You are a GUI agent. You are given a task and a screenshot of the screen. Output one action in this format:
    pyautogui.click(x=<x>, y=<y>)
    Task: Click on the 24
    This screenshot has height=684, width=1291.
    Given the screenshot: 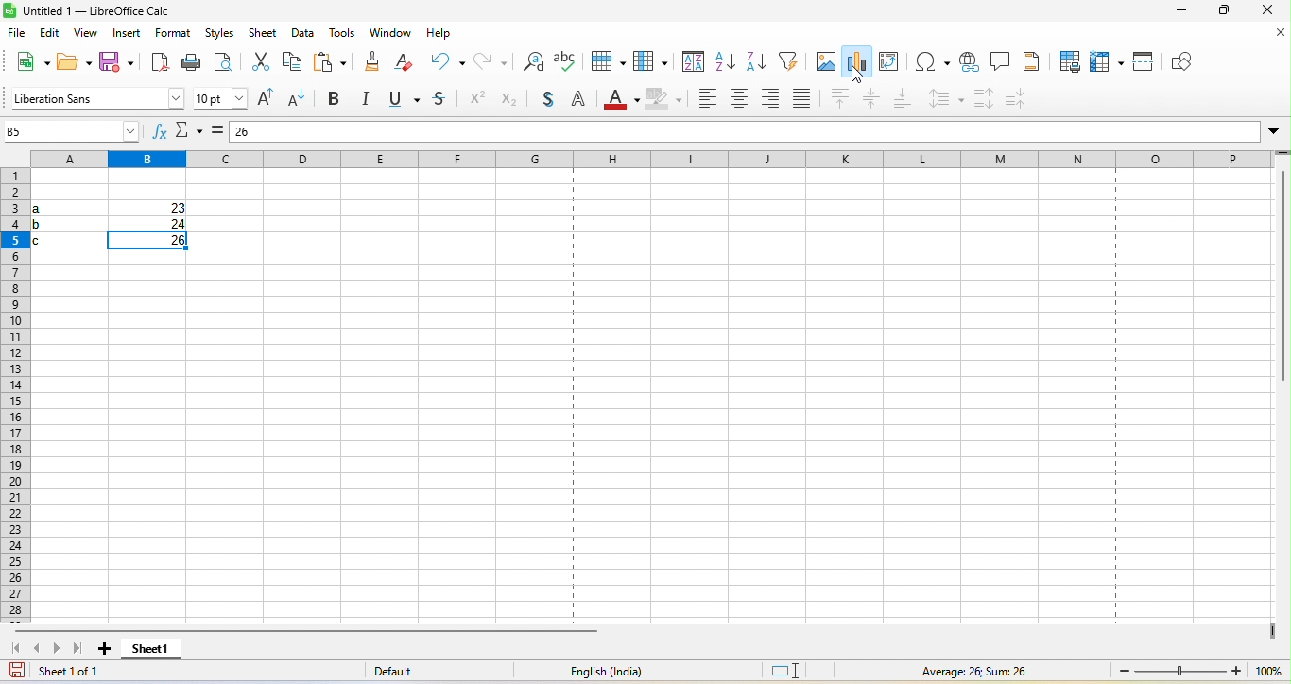 What is the action you would take?
    pyautogui.click(x=172, y=224)
    